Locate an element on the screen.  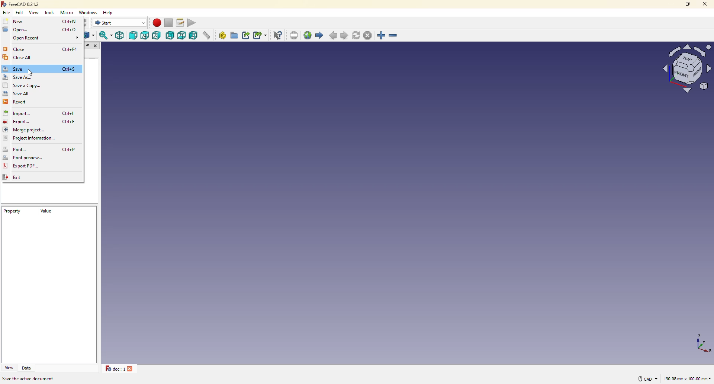
ctrl+f4 is located at coordinates (70, 49).